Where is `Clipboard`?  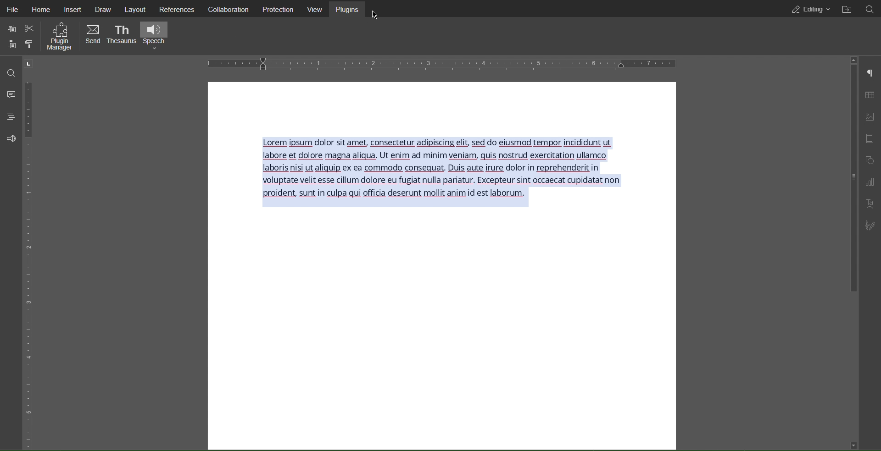 Clipboard is located at coordinates (10, 45).